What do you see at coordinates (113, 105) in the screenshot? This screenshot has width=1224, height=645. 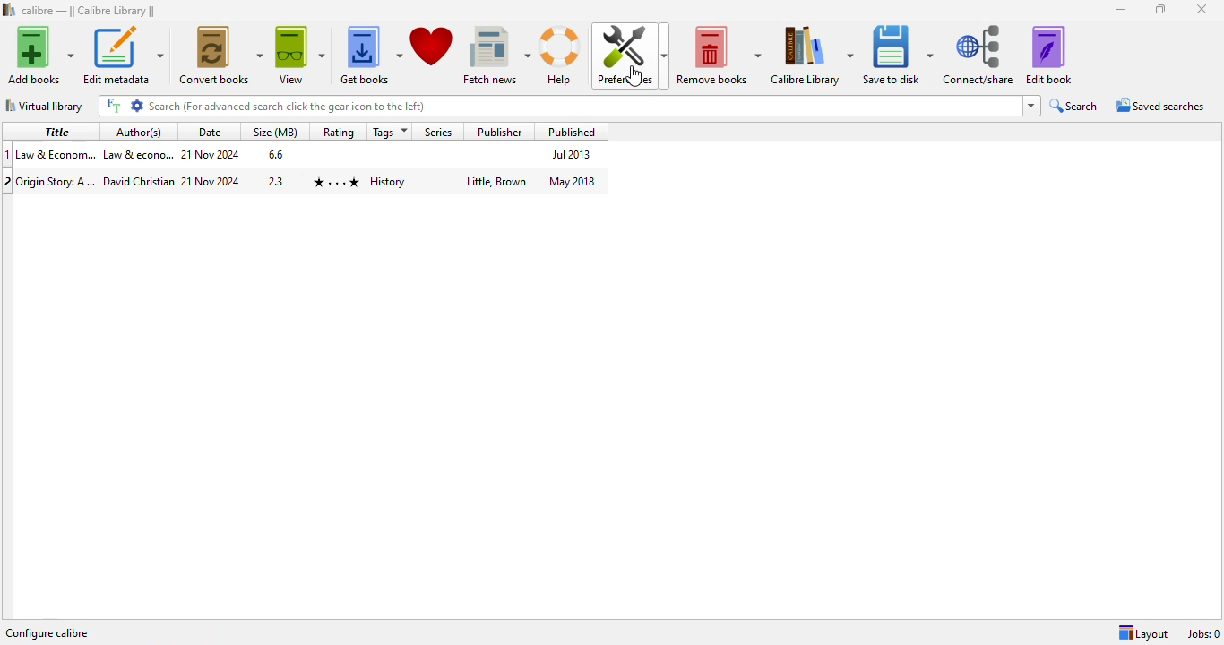 I see `full text search` at bounding box center [113, 105].